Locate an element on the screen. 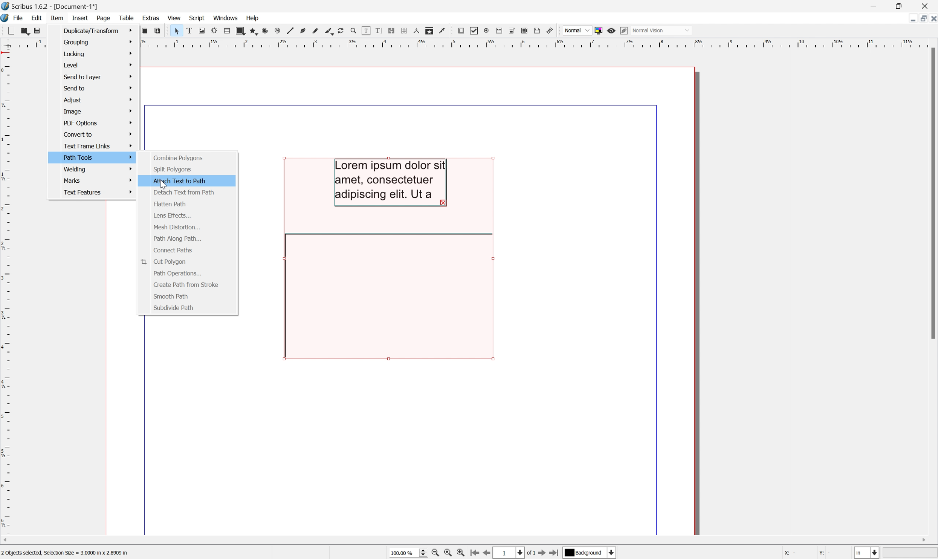 The image size is (938, 559). Help is located at coordinates (253, 18).